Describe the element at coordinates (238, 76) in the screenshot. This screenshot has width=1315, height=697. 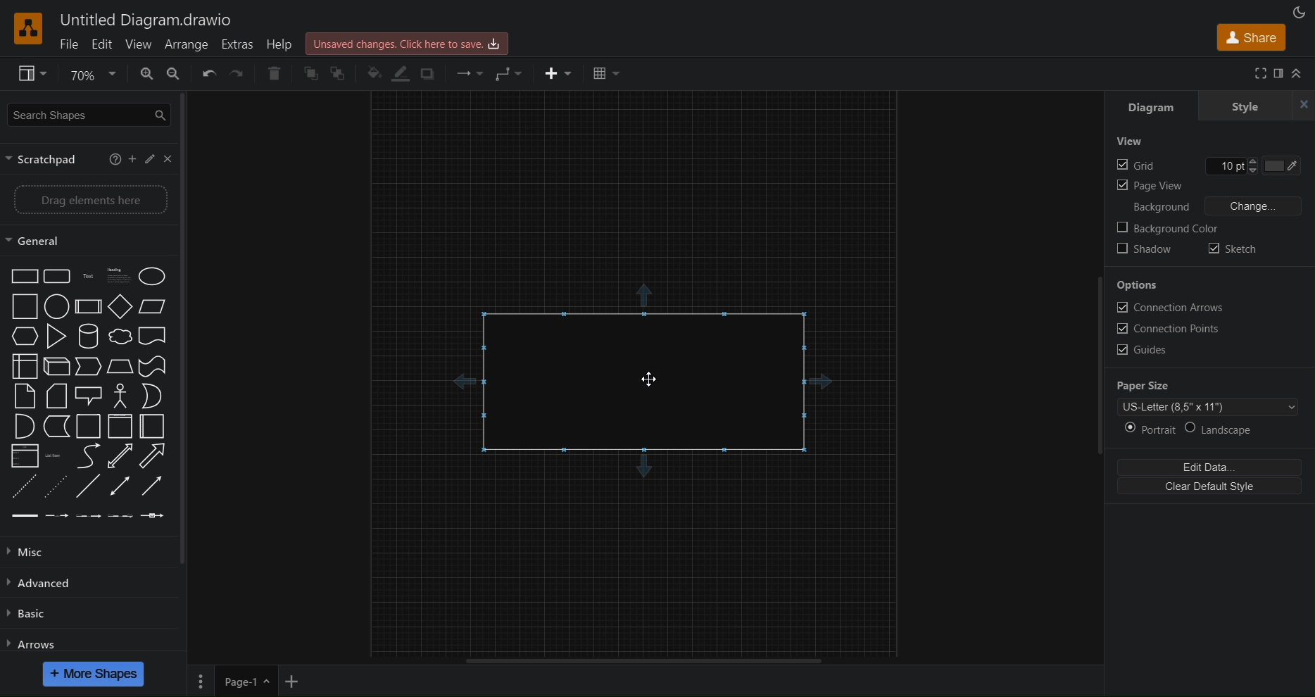
I see `Redo` at that location.